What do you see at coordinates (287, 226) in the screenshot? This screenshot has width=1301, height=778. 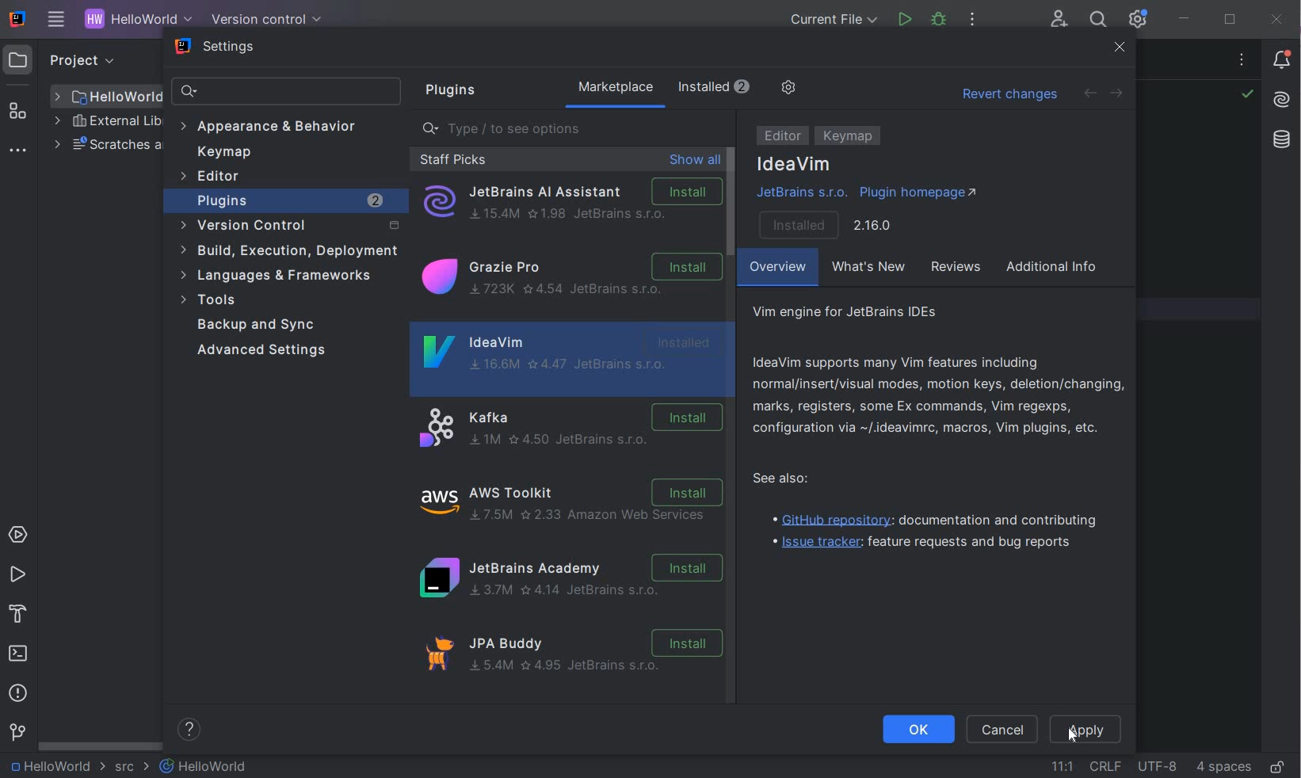 I see `version control` at bounding box center [287, 226].